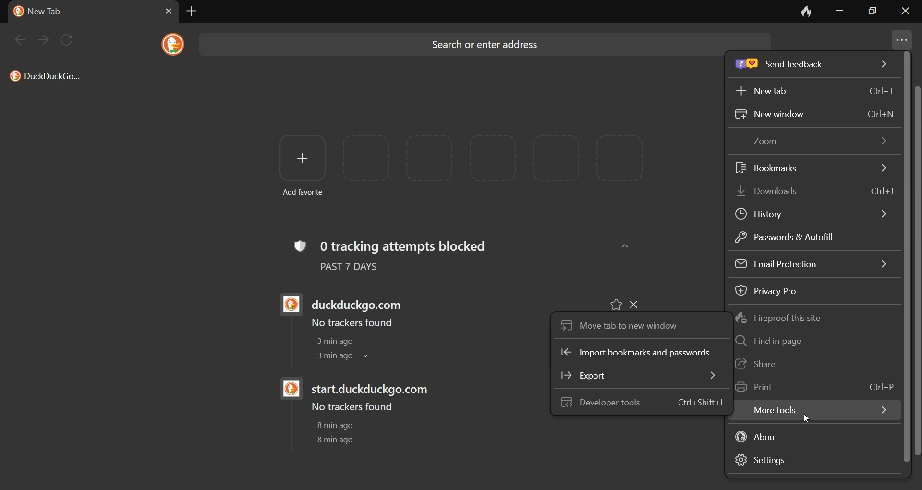 This screenshot has width=922, height=490. Describe the element at coordinates (23, 43) in the screenshot. I see `back` at that location.